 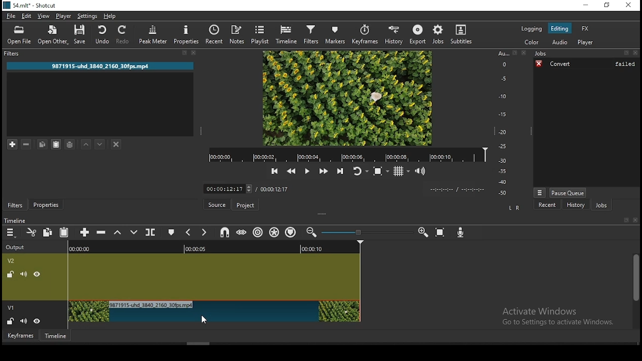 What do you see at coordinates (342, 172) in the screenshot?
I see `skip to the next point` at bounding box center [342, 172].